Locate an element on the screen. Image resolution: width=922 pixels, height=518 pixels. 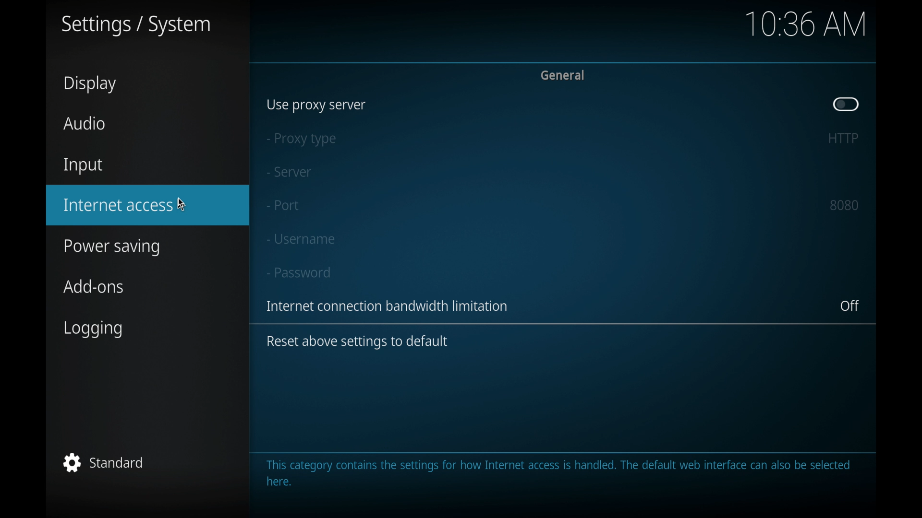
power saving is located at coordinates (112, 248).